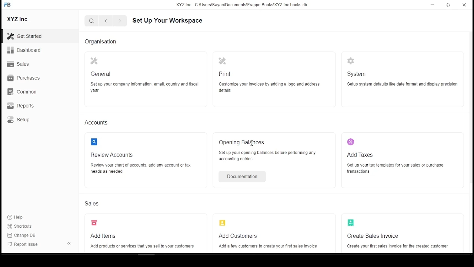  What do you see at coordinates (69, 243) in the screenshot?
I see `close pane` at bounding box center [69, 243].